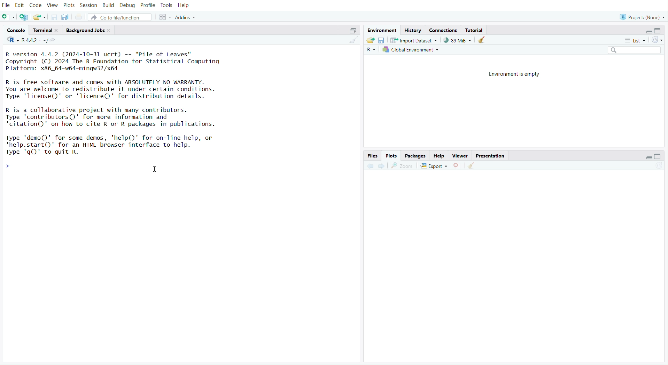 This screenshot has height=365, width=668. Describe the element at coordinates (383, 165) in the screenshot. I see `Go forward to the next source location (Ctrl + F10)` at that location.